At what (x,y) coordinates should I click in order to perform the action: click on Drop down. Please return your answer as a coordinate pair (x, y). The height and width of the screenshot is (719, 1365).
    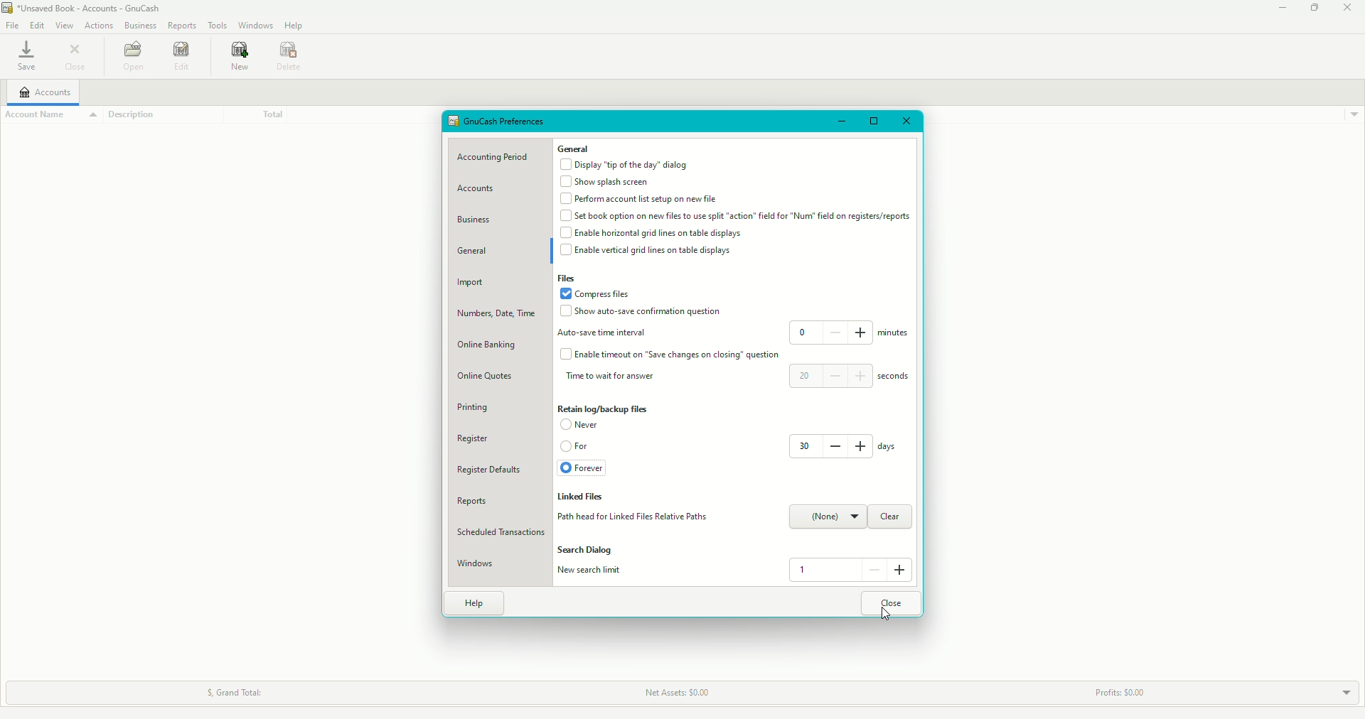
    Looking at the image, I should click on (1354, 114).